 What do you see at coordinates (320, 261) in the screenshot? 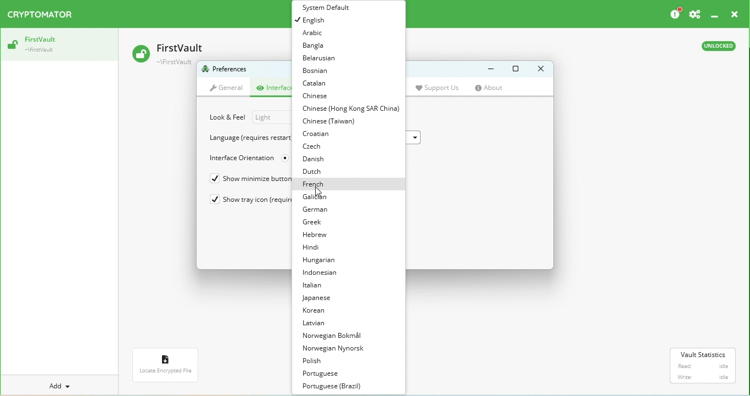
I see `Hungarian` at bounding box center [320, 261].